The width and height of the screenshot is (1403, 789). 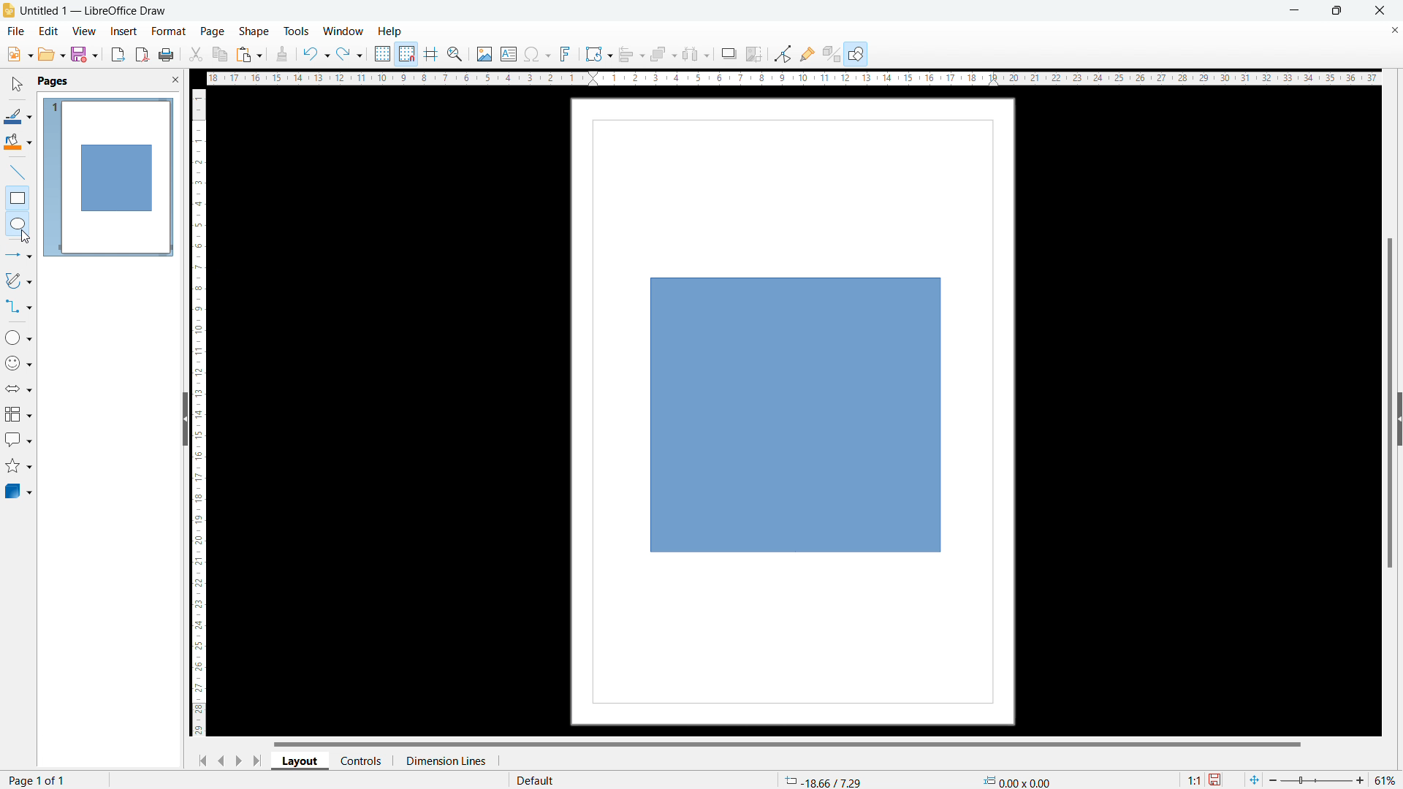 What do you see at coordinates (38, 780) in the screenshot?
I see `current page` at bounding box center [38, 780].